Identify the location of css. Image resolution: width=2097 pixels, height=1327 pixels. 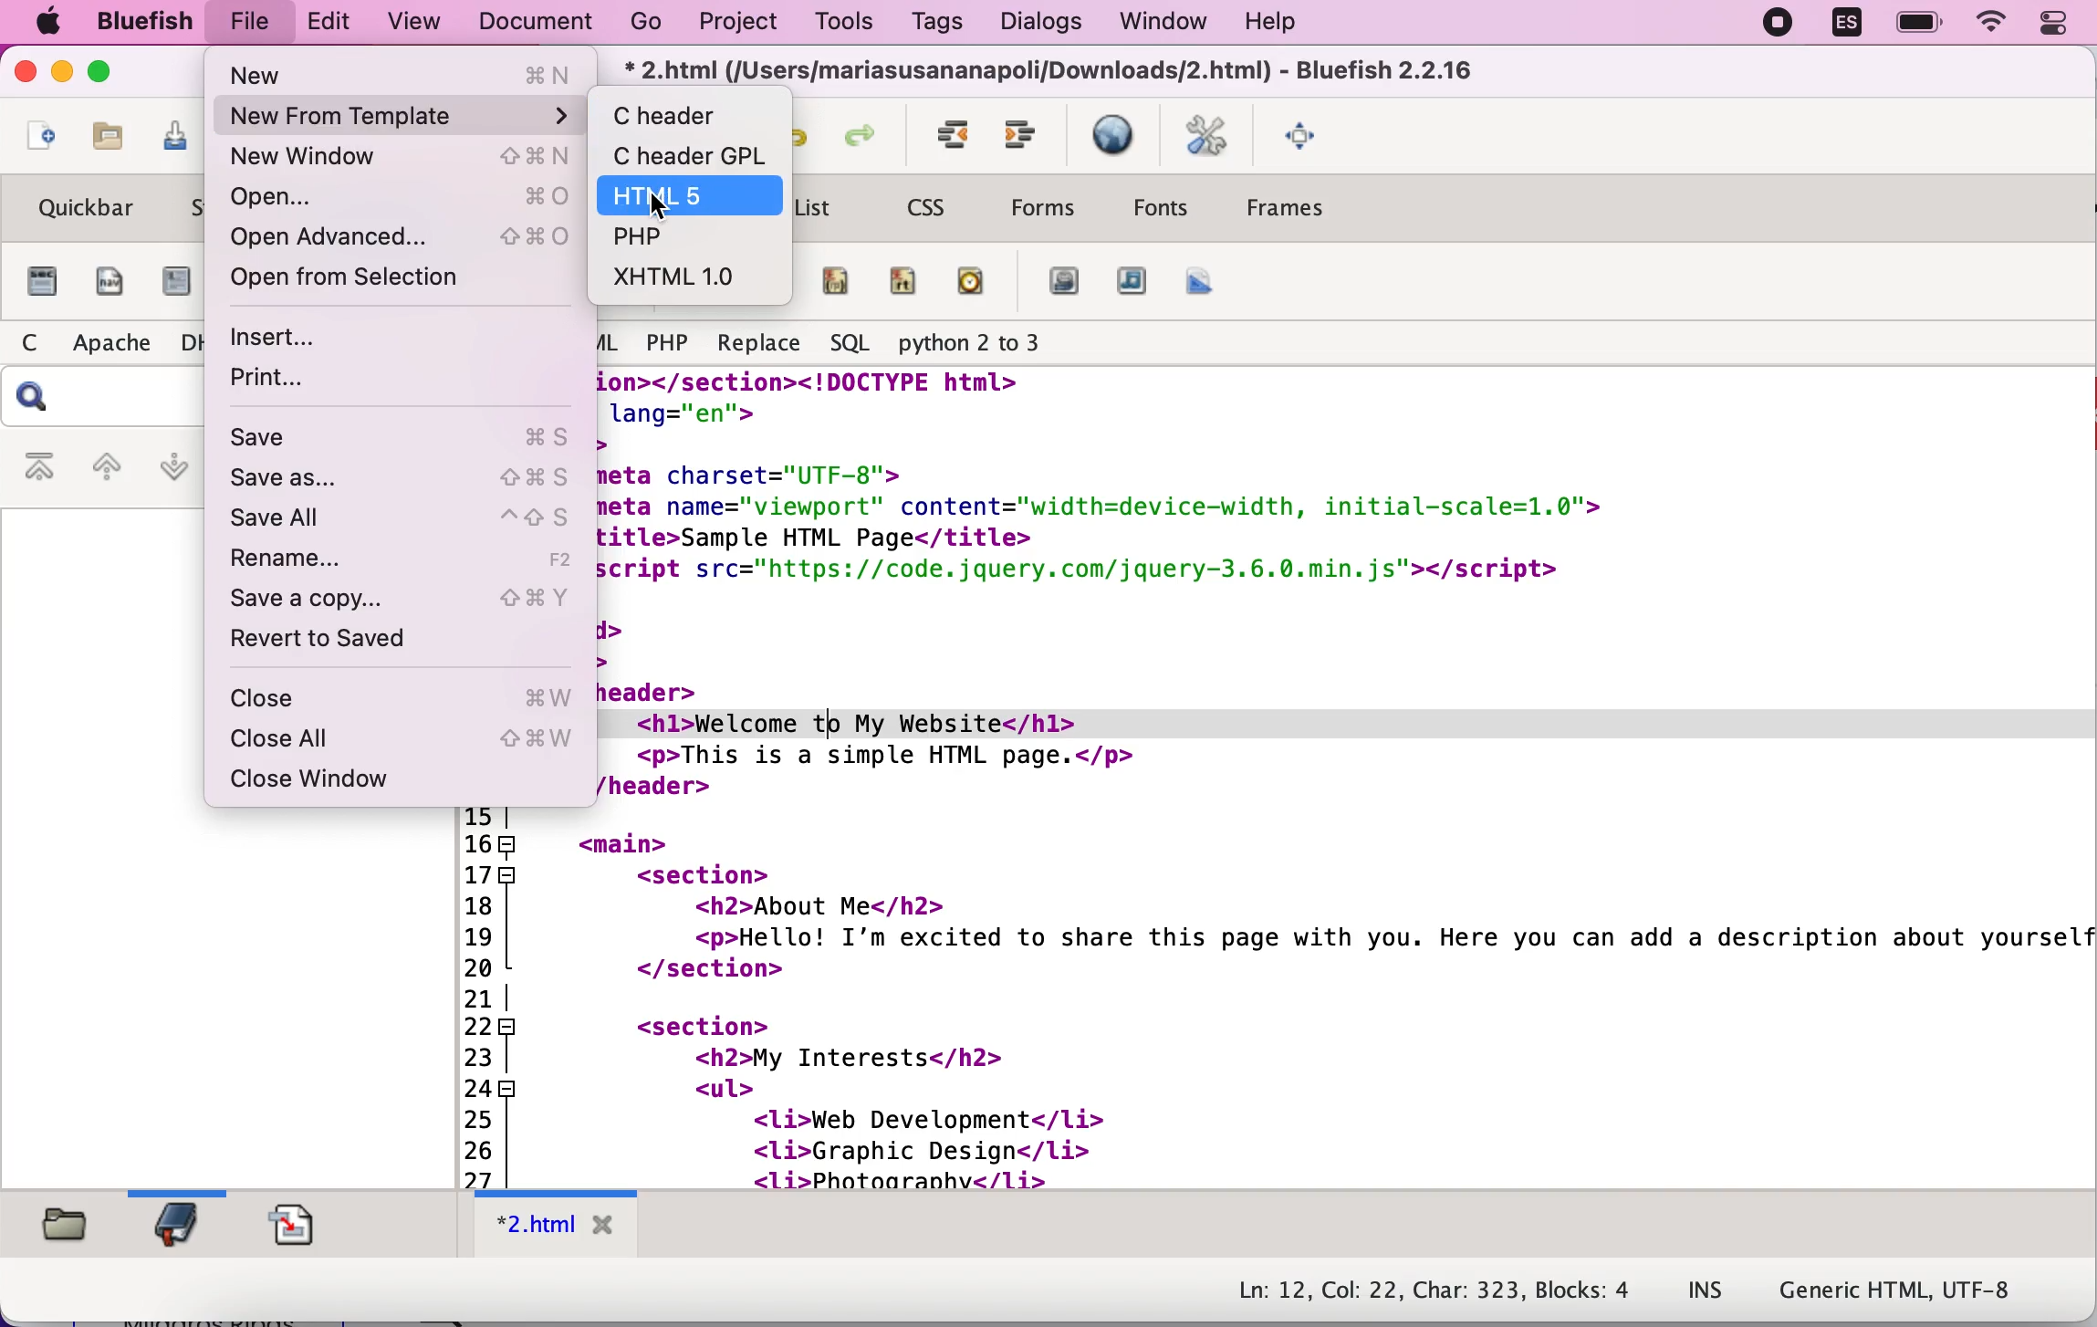
(926, 208).